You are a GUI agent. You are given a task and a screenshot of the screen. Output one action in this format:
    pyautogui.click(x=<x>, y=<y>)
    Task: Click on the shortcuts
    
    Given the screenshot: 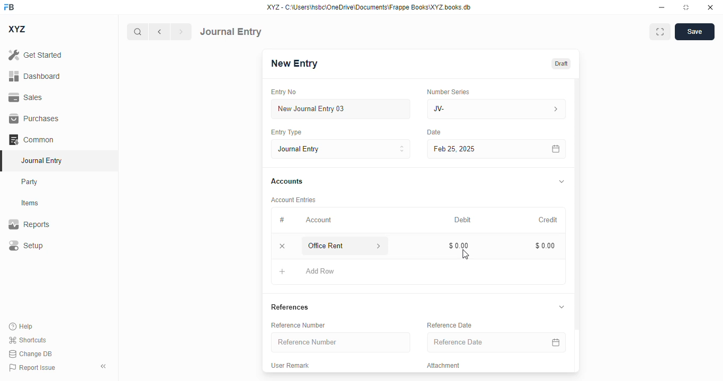 What is the action you would take?
    pyautogui.click(x=27, y=340)
    